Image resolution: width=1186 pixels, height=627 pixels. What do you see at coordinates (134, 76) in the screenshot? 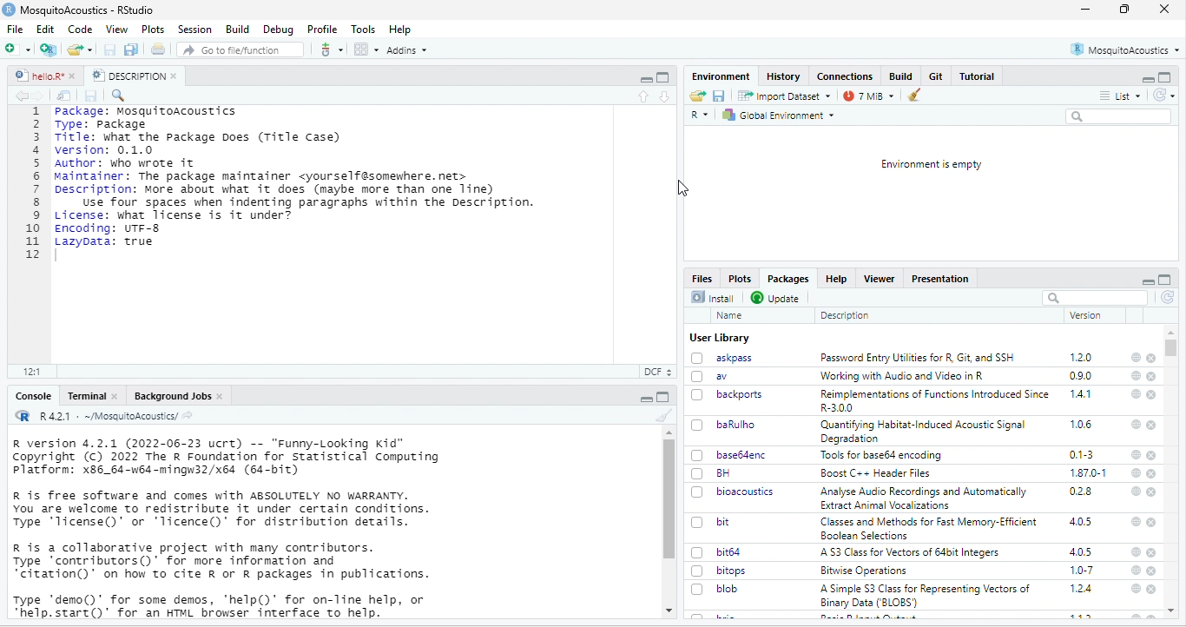
I see `DESCRIPTION` at bounding box center [134, 76].